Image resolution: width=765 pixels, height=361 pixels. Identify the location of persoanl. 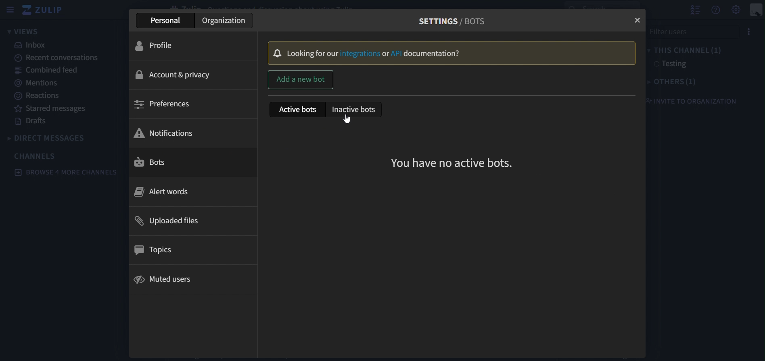
(167, 20).